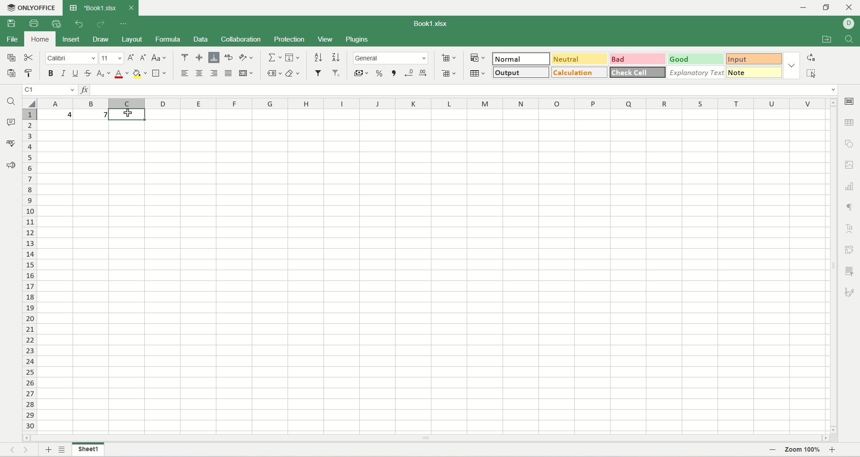  What do you see at coordinates (101, 24) in the screenshot?
I see `redo` at bounding box center [101, 24].